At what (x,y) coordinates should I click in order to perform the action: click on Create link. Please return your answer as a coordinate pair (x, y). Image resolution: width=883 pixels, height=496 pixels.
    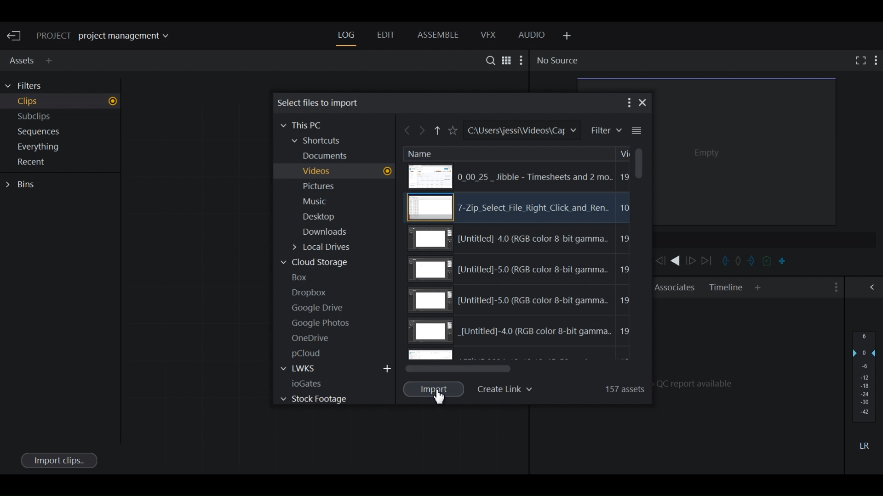
    Looking at the image, I should click on (507, 388).